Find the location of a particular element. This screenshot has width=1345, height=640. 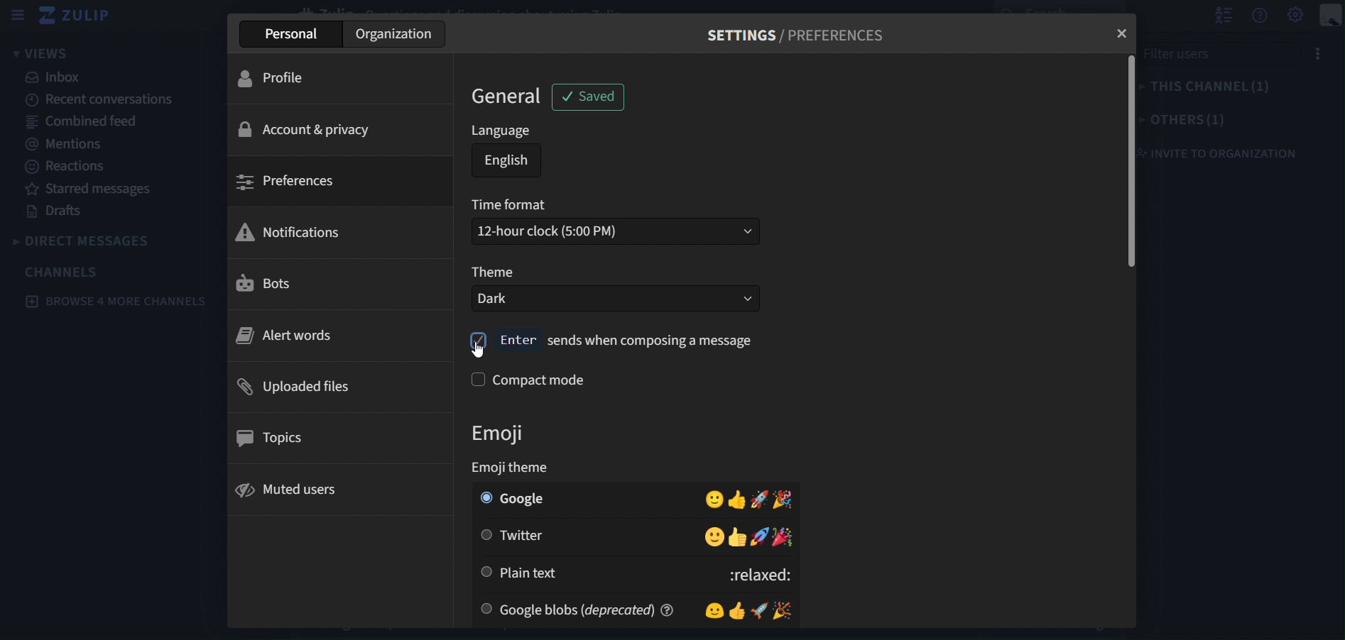

account &privacy is located at coordinates (342, 126).